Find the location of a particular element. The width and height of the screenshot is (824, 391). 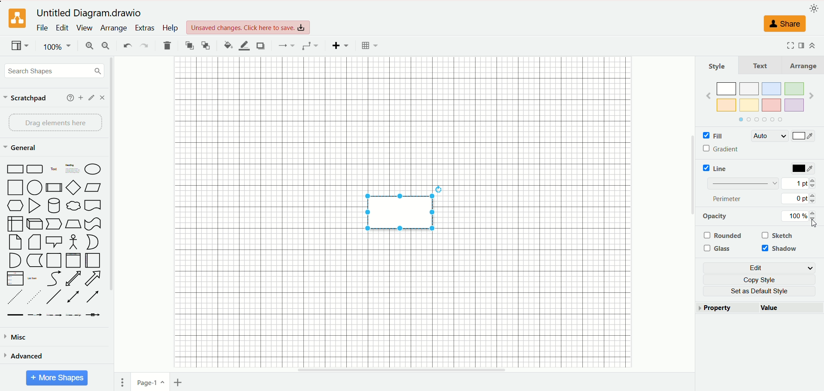

style is located at coordinates (717, 66).